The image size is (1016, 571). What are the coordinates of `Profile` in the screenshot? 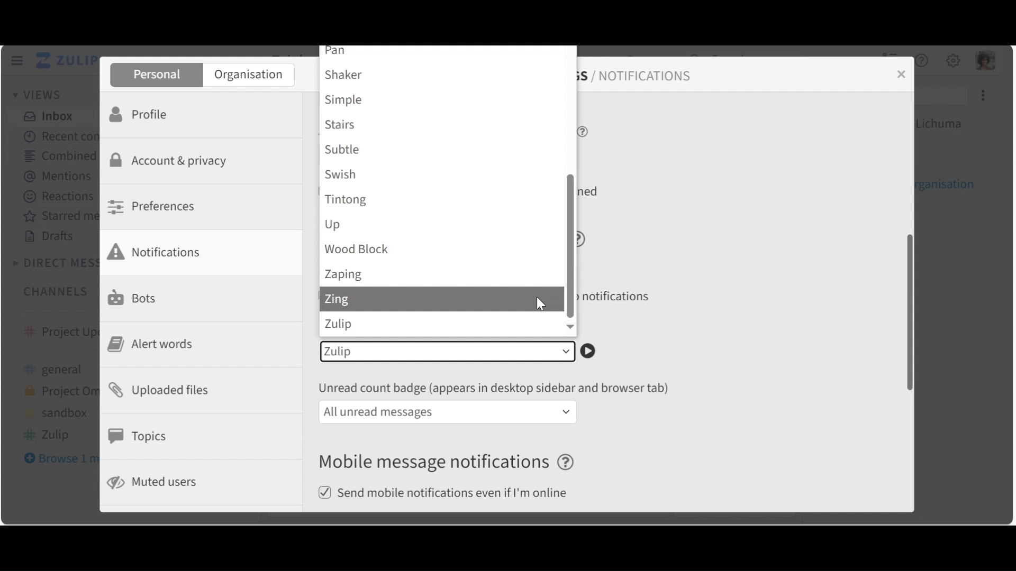 It's located at (142, 113).